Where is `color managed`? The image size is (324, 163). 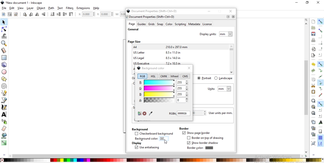
color managed is located at coordinates (139, 114).